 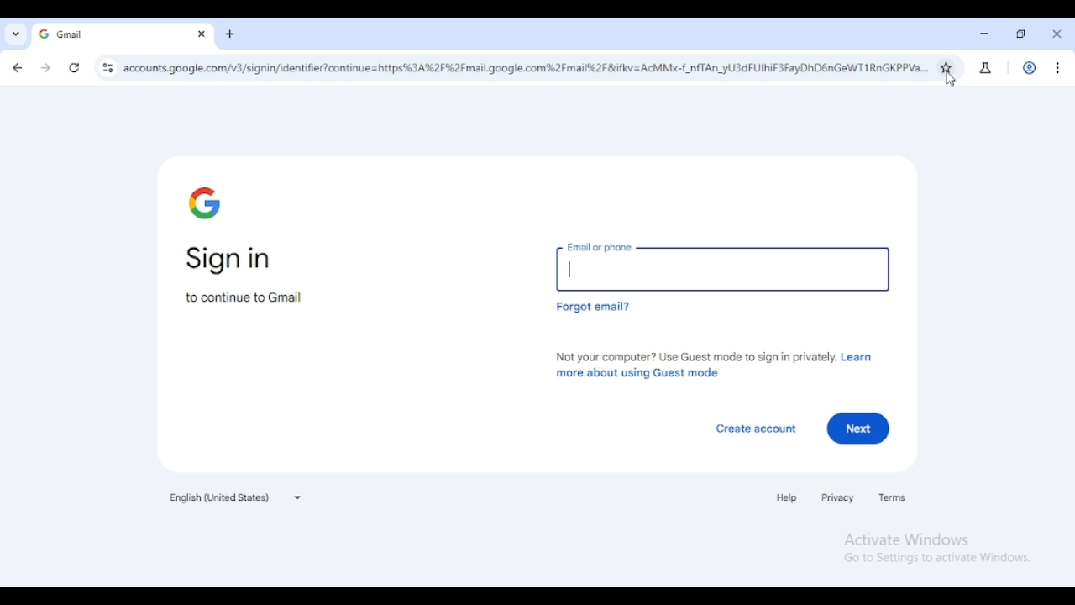 I want to click on sign in to continue to Gmail, so click(x=247, y=276).